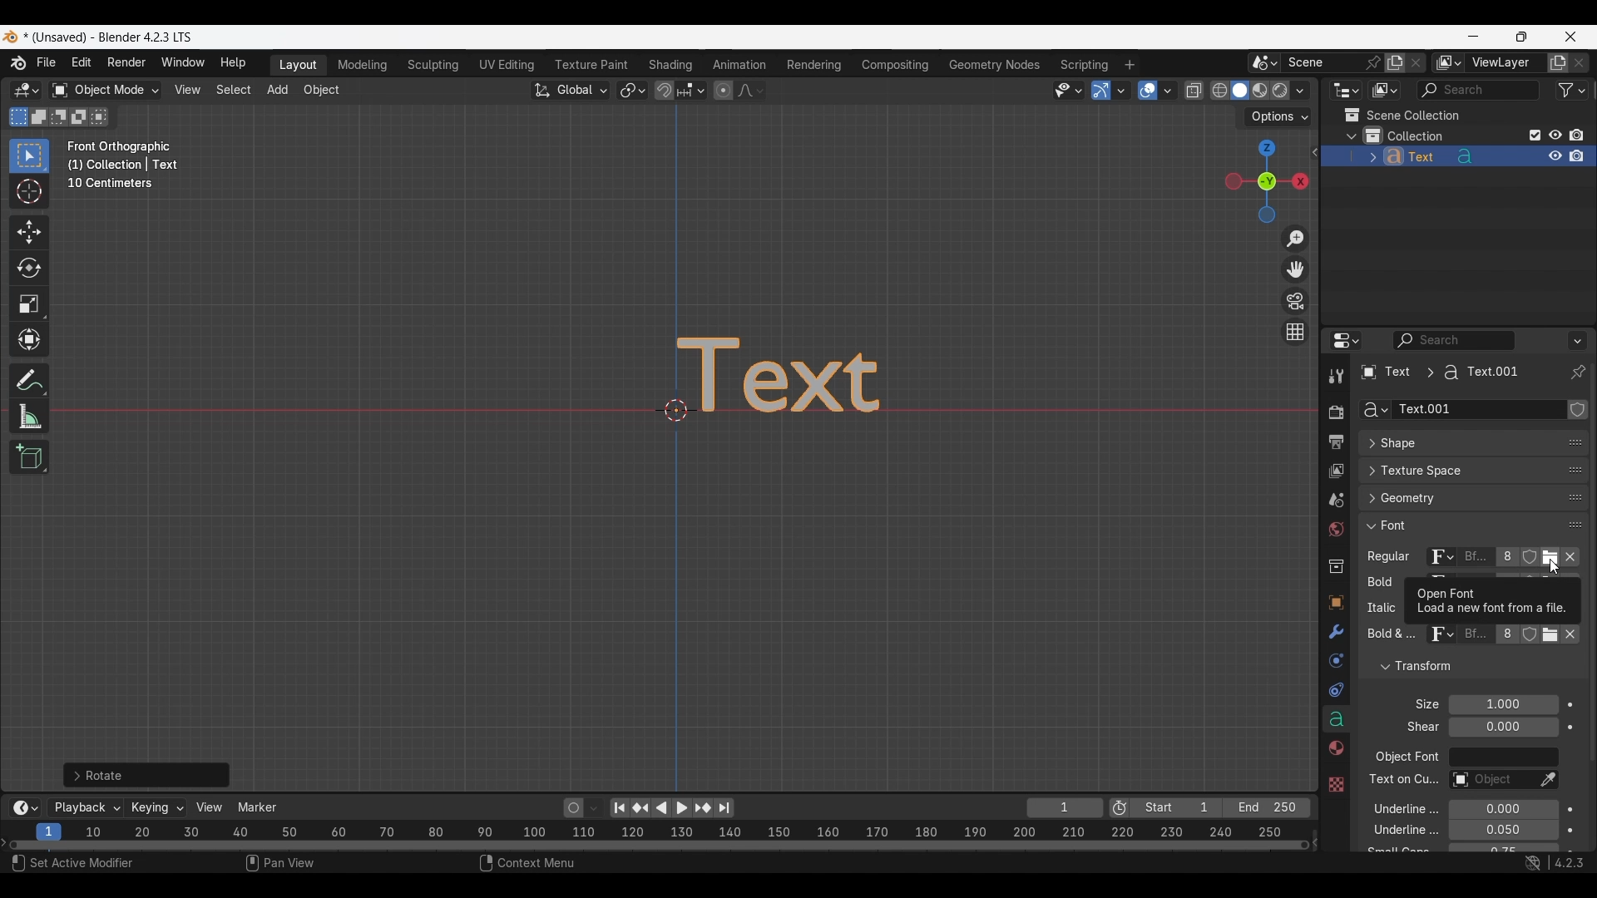 Image resolution: width=1597 pixels, height=898 pixels. Describe the element at coordinates (105, 91) in the screenshot. I see `Sets the object interaction mode` at that location.